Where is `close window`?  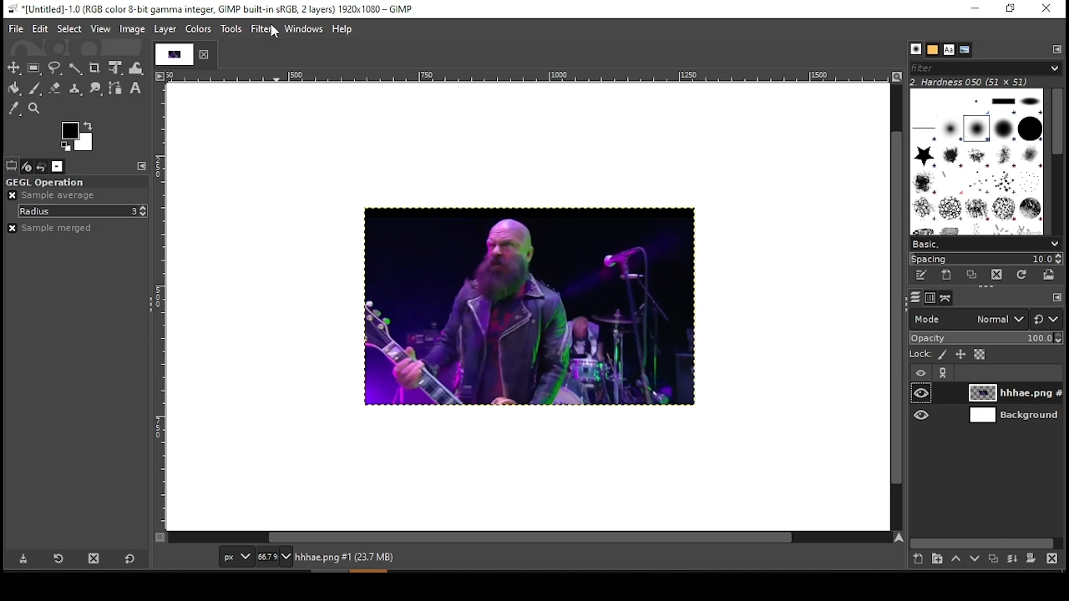 close window is located at coordinates (1047, 9).